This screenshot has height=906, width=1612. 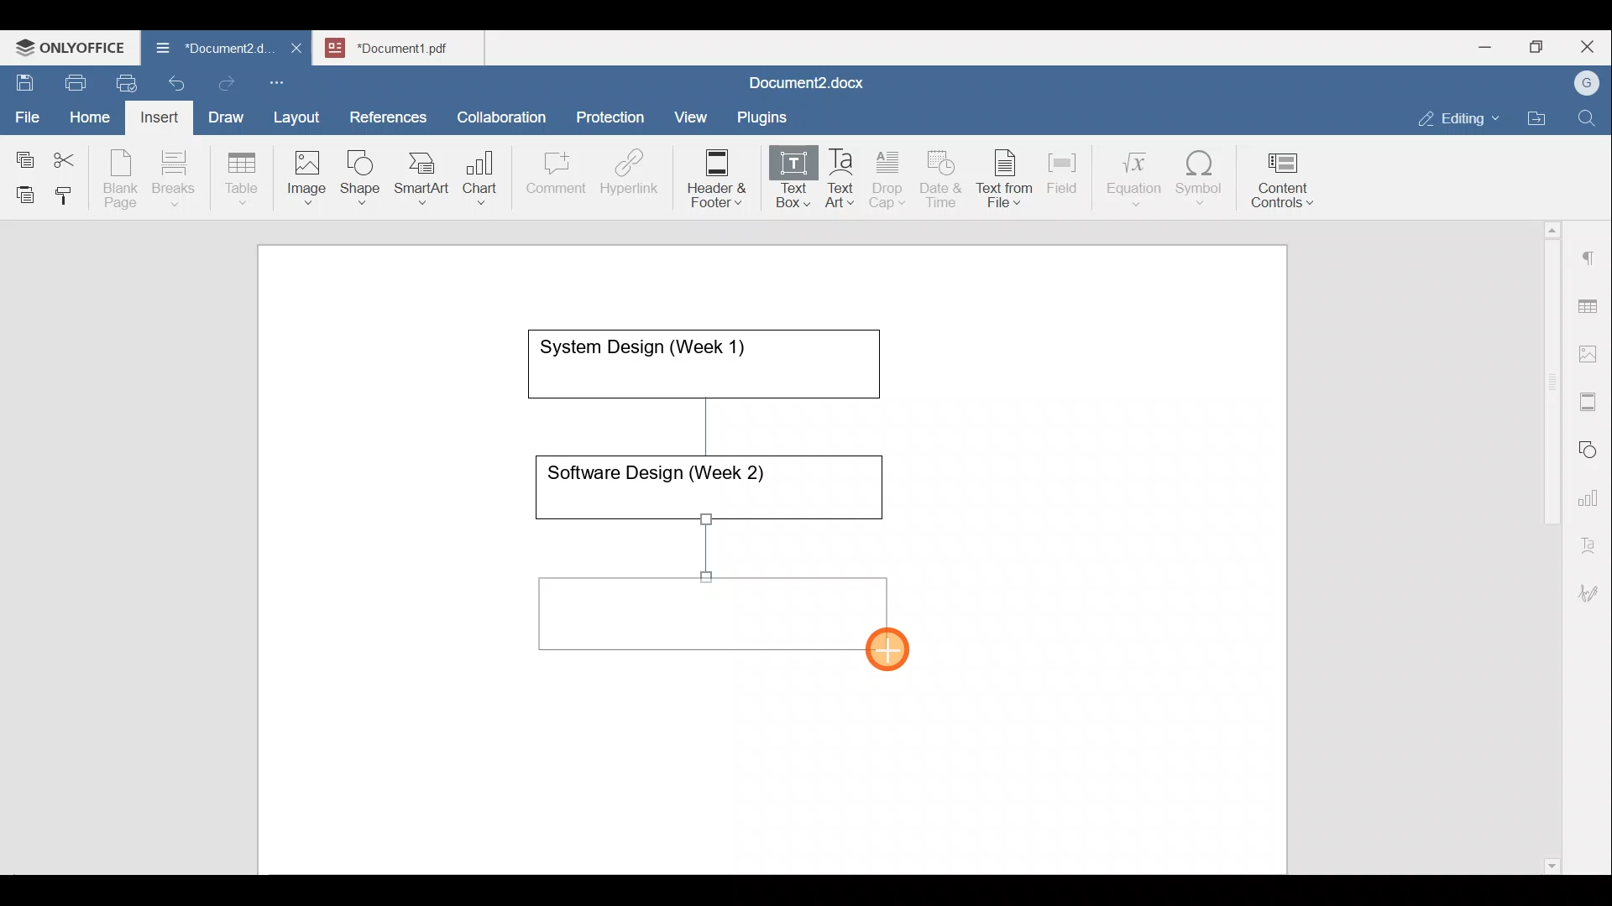 I want to click on Comment, so click(x=551, y=177).